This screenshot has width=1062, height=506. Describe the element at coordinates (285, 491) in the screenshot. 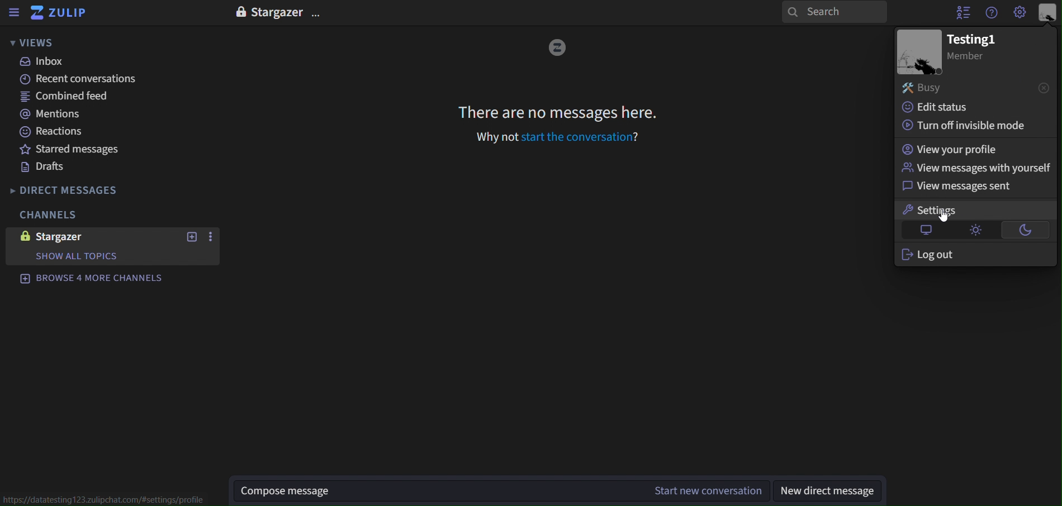

I see `Compose message` at that location.